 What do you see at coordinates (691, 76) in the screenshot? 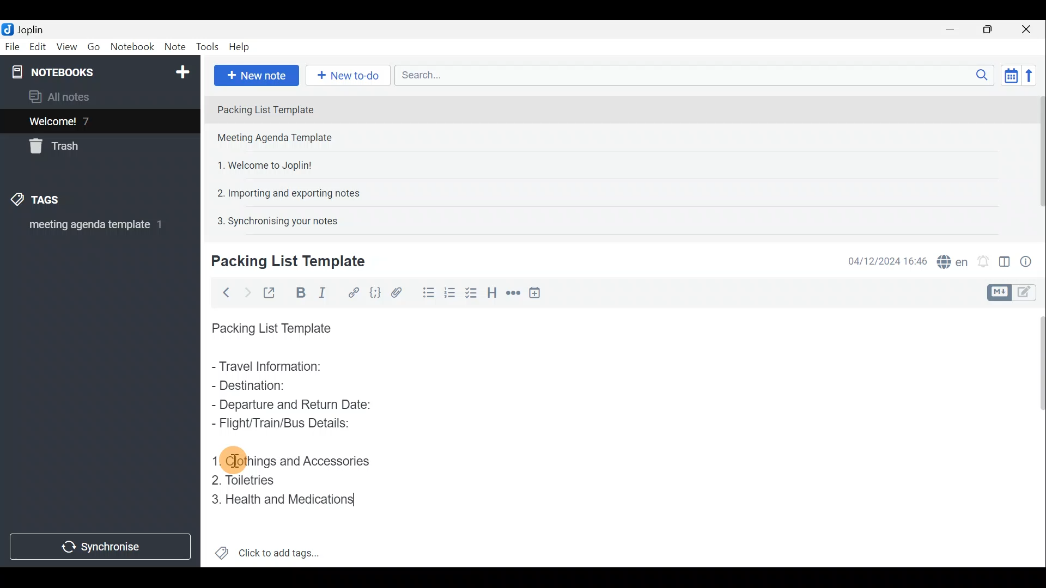
I see `Search bar` at bounding box center [691, 76].